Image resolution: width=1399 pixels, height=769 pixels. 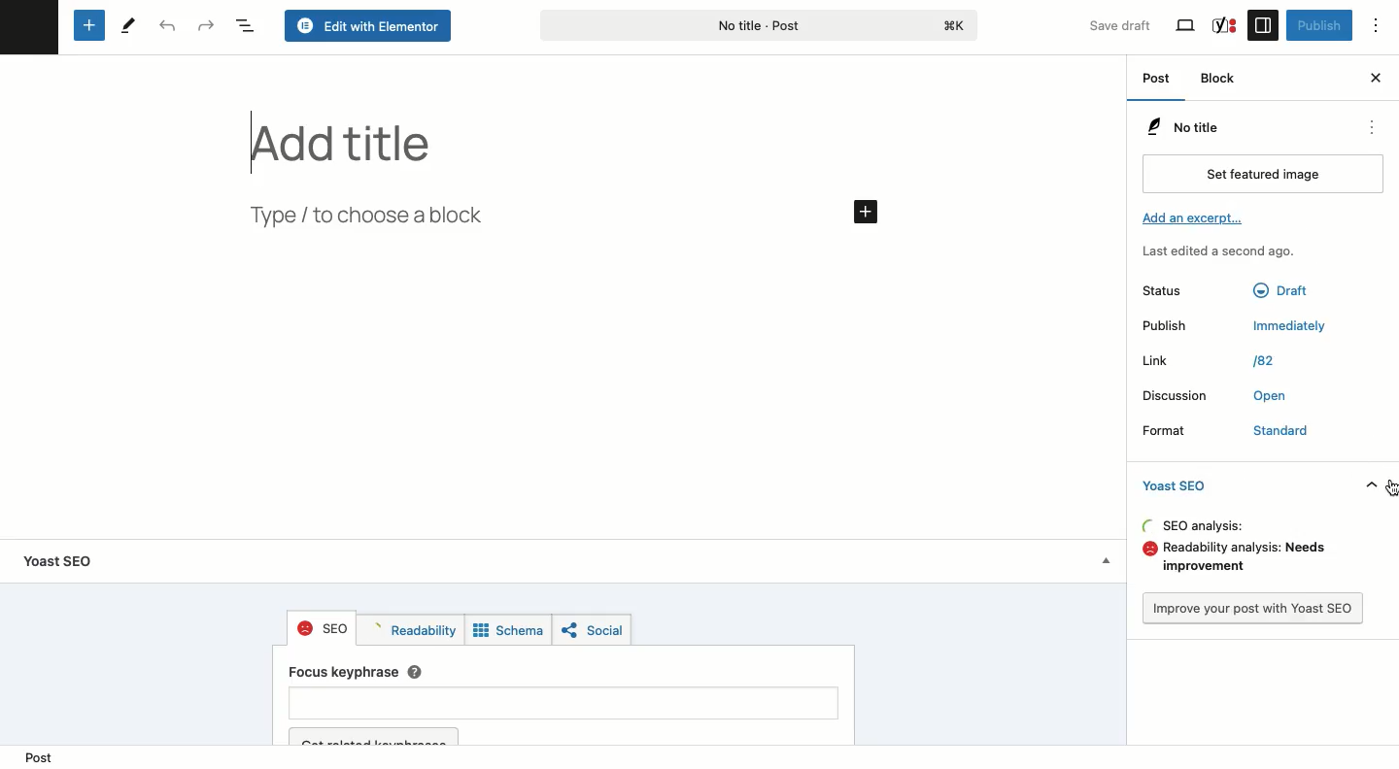 What do you see at coordinates (1252, 608) in the screenshot?
I see `Improve your post with Yoast SEO` at bounding box center [1252, 608].